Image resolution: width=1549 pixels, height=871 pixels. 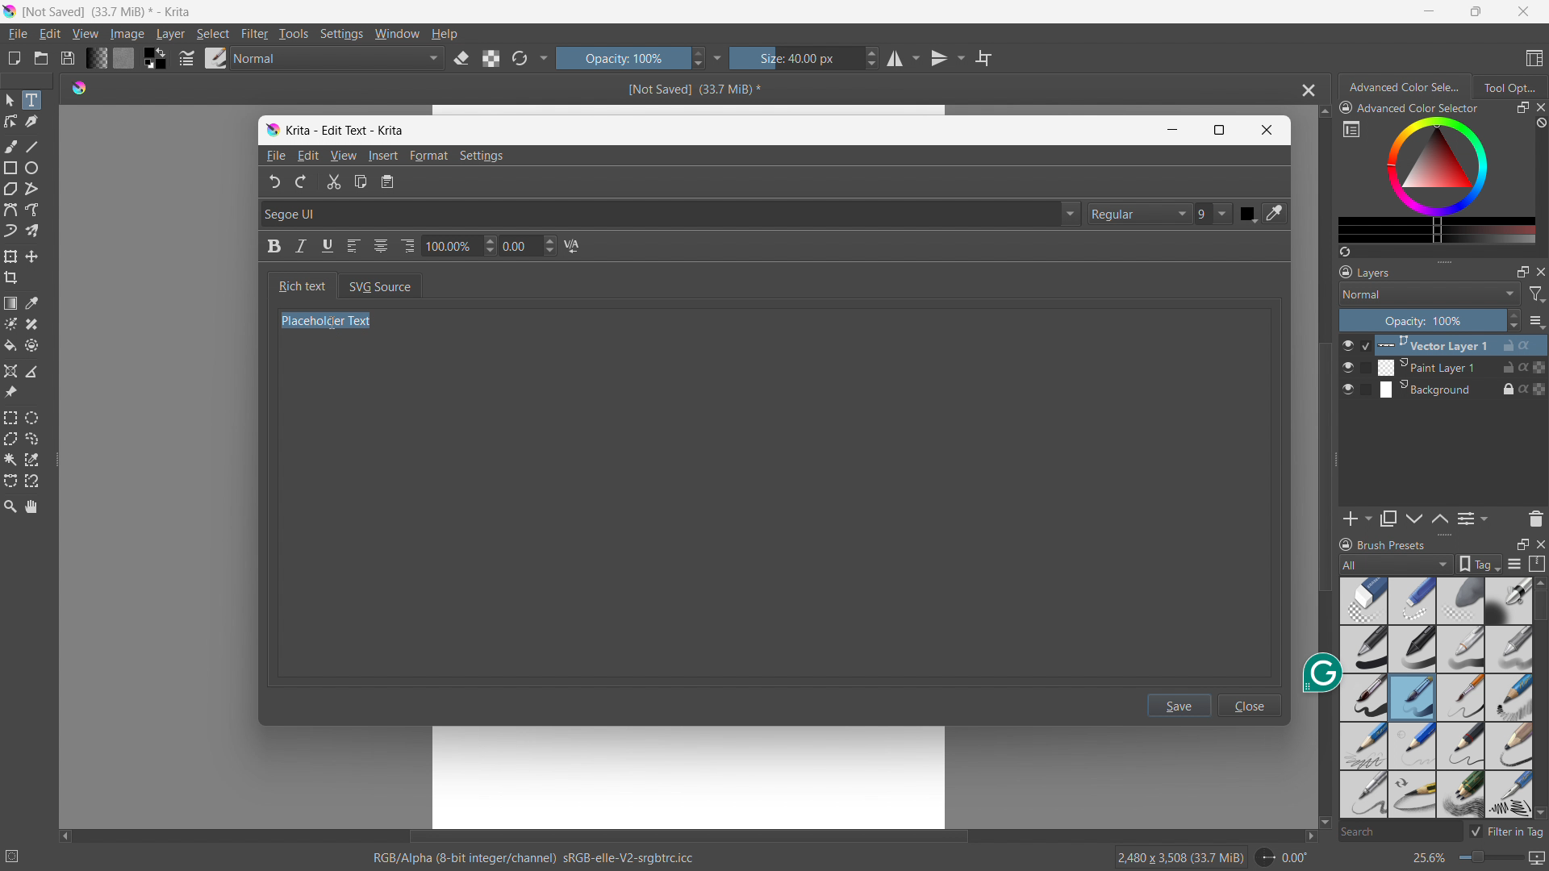 I want to click on close, so click(x=1539, y=107).